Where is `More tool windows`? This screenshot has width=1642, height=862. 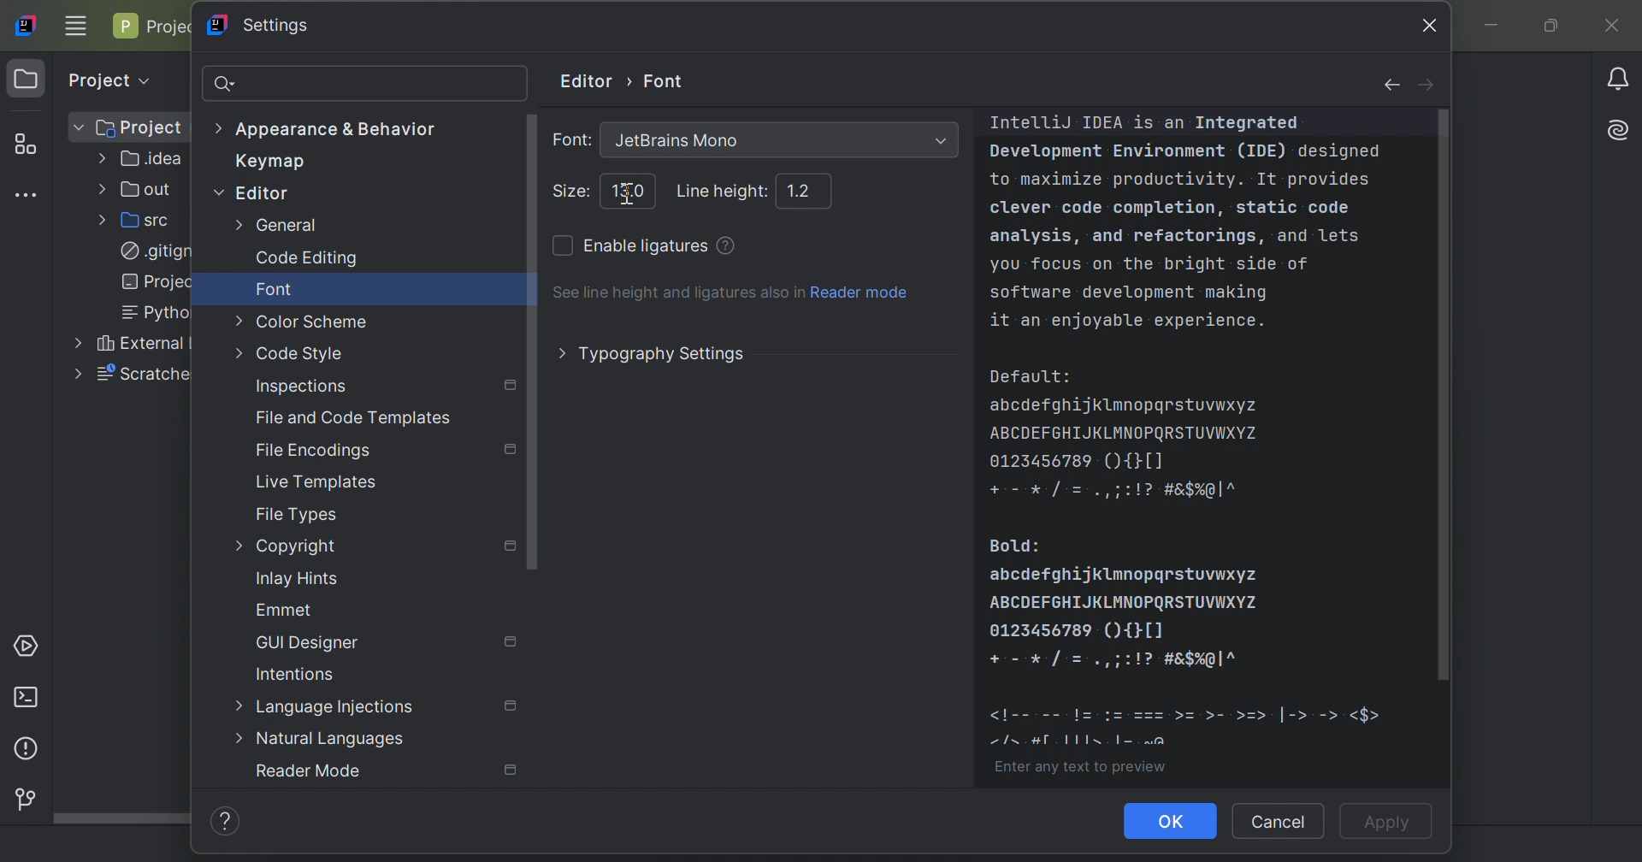 More tool windows is located at coordinates (31, 195).